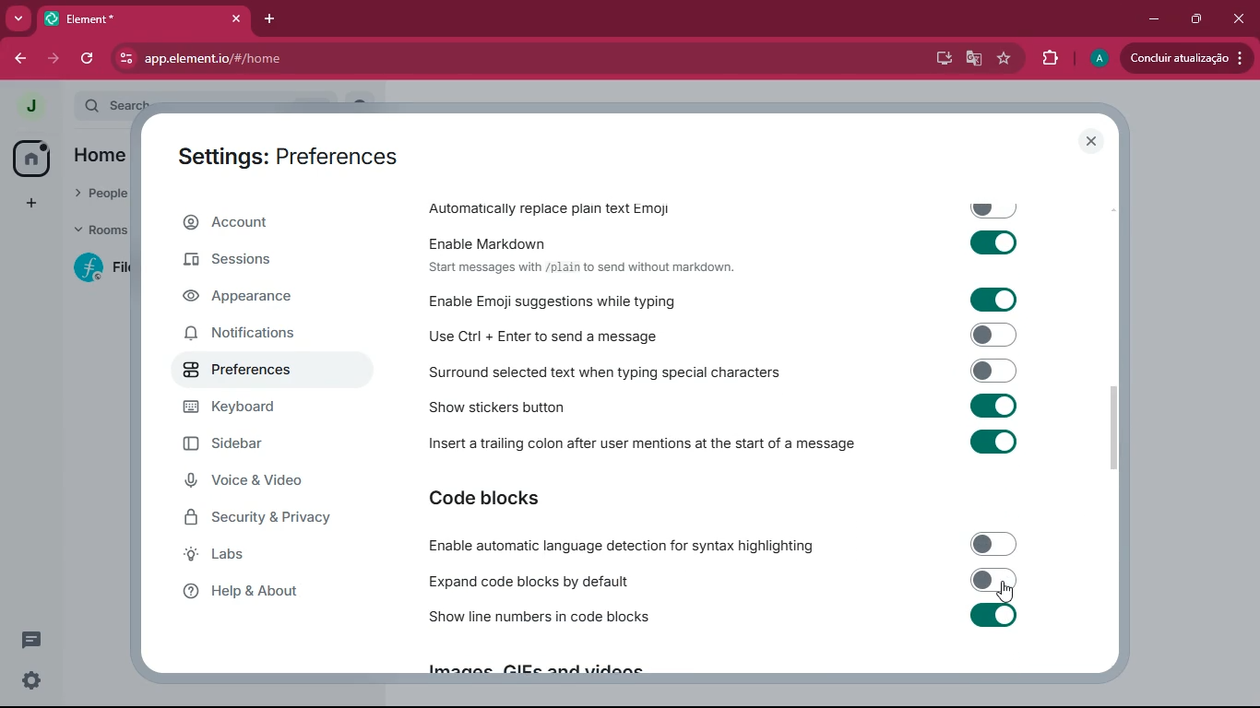 The image size is (1260, 708). What do you see at coordinates (1124, 428) in the screenshot?
I see `scroll bar` at bounding box center [1124, 428].